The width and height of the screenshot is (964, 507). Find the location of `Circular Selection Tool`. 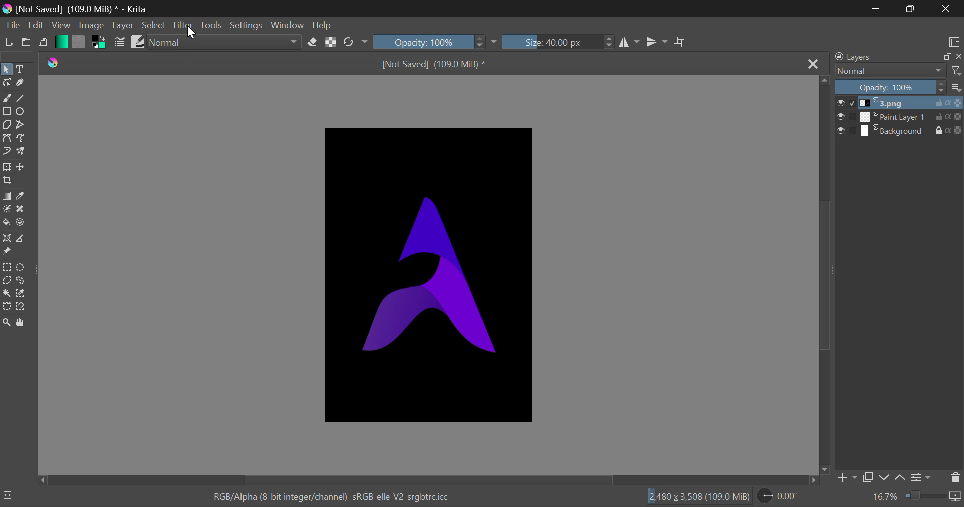

Circular Selection Tool is located at coordinates (22, 268).